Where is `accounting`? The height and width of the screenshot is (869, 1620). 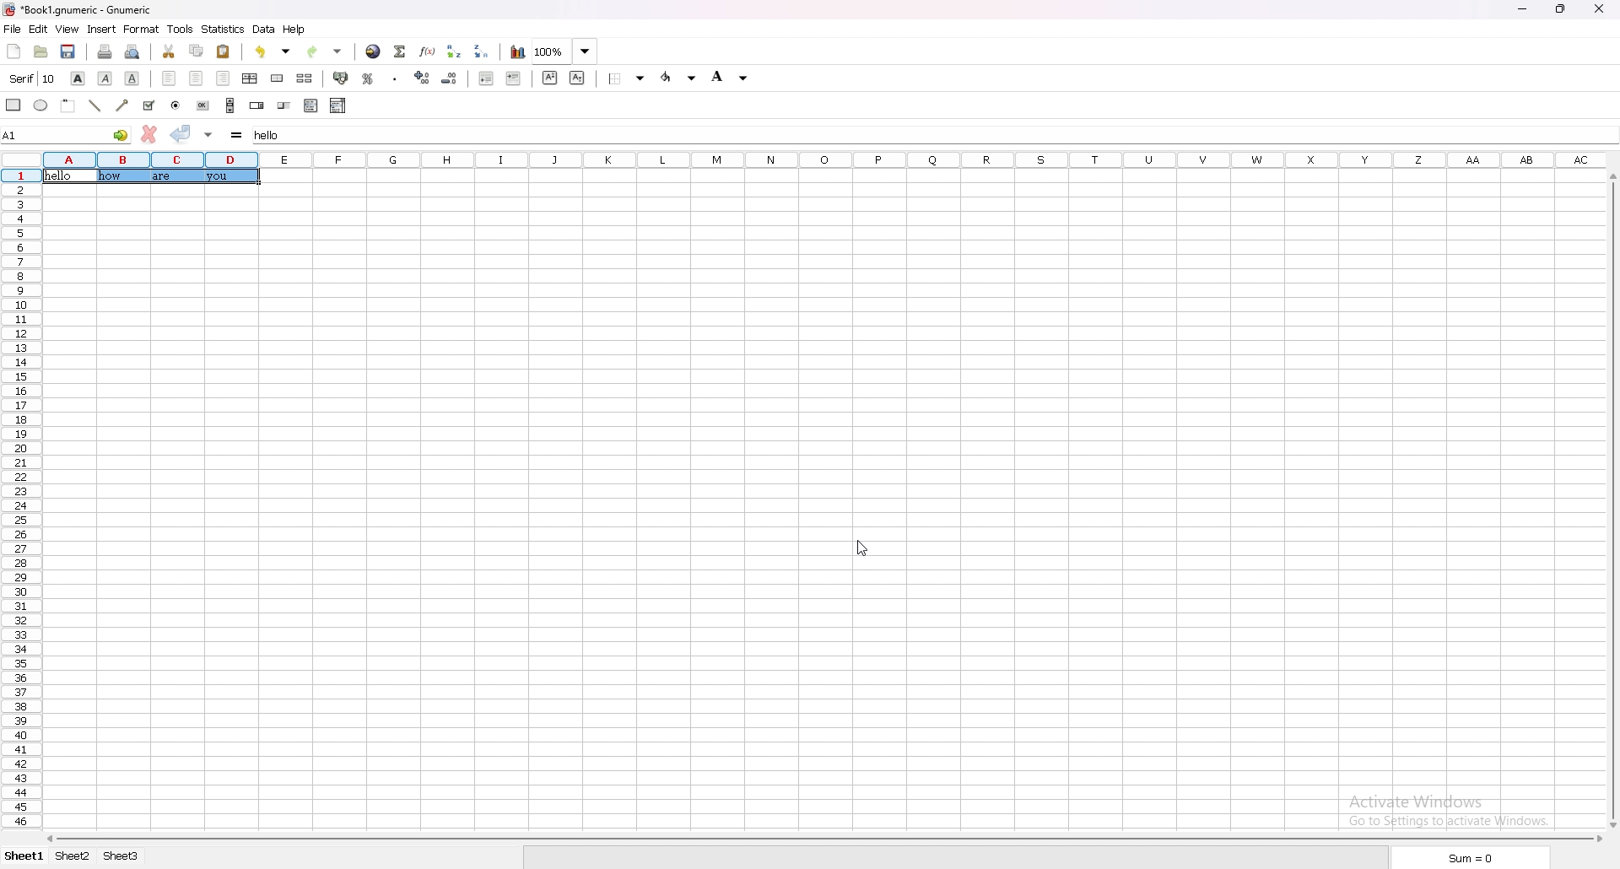 accounting is located at coordinates (343, 78).